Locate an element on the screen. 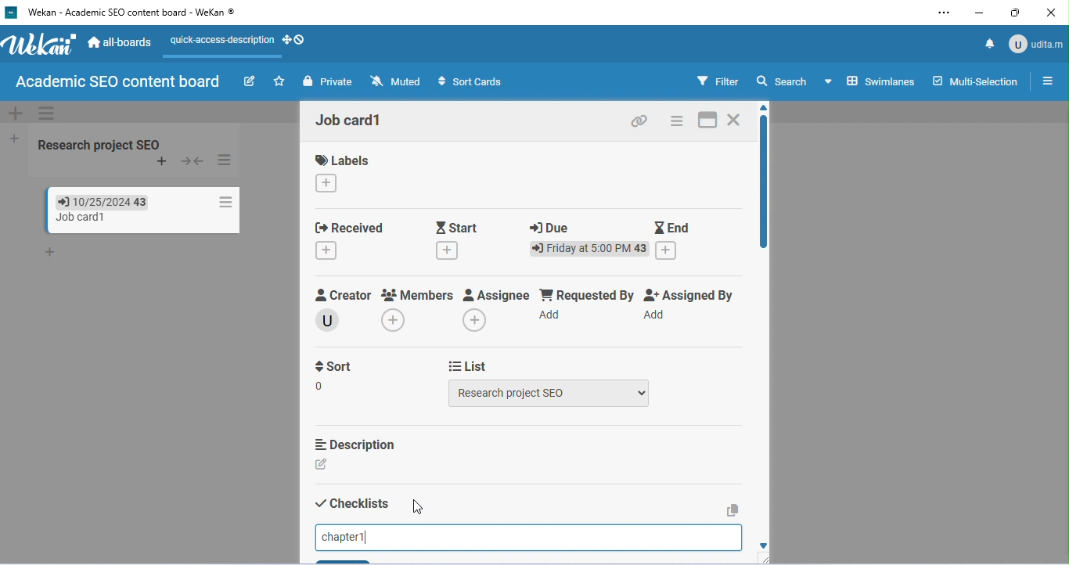  add assignee name is located at coordinates (476, 320).